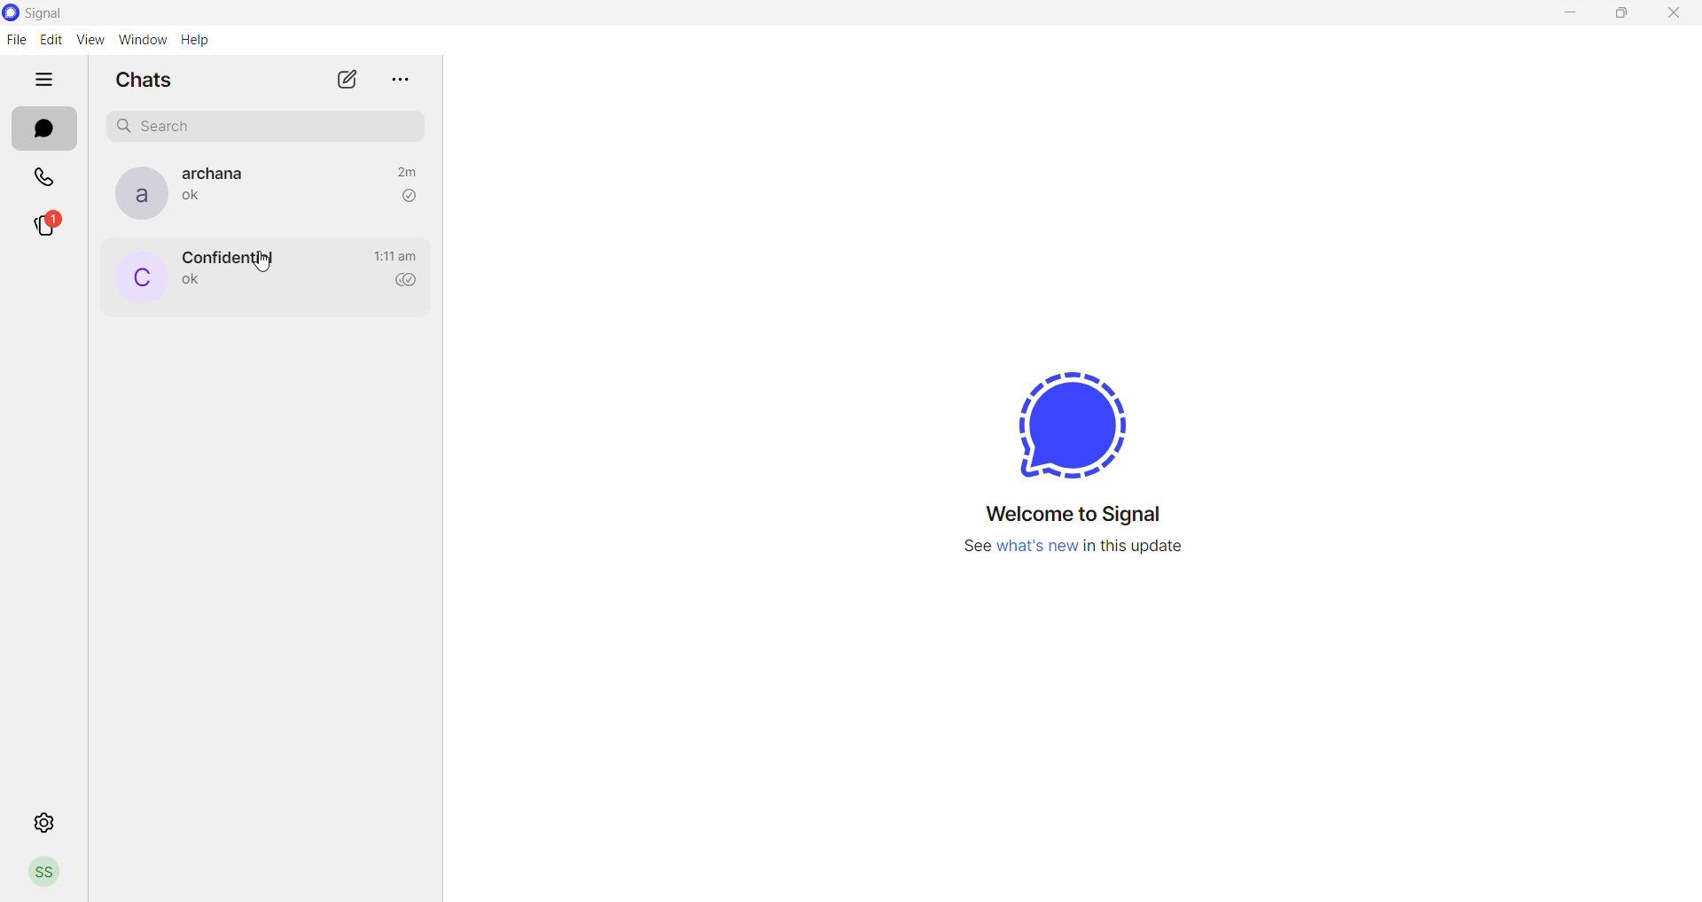 This screenshot has height=902, width=1702. Describe the element at coordinates (60, 12) in the screenshot. I see `application name and logo` at that location.